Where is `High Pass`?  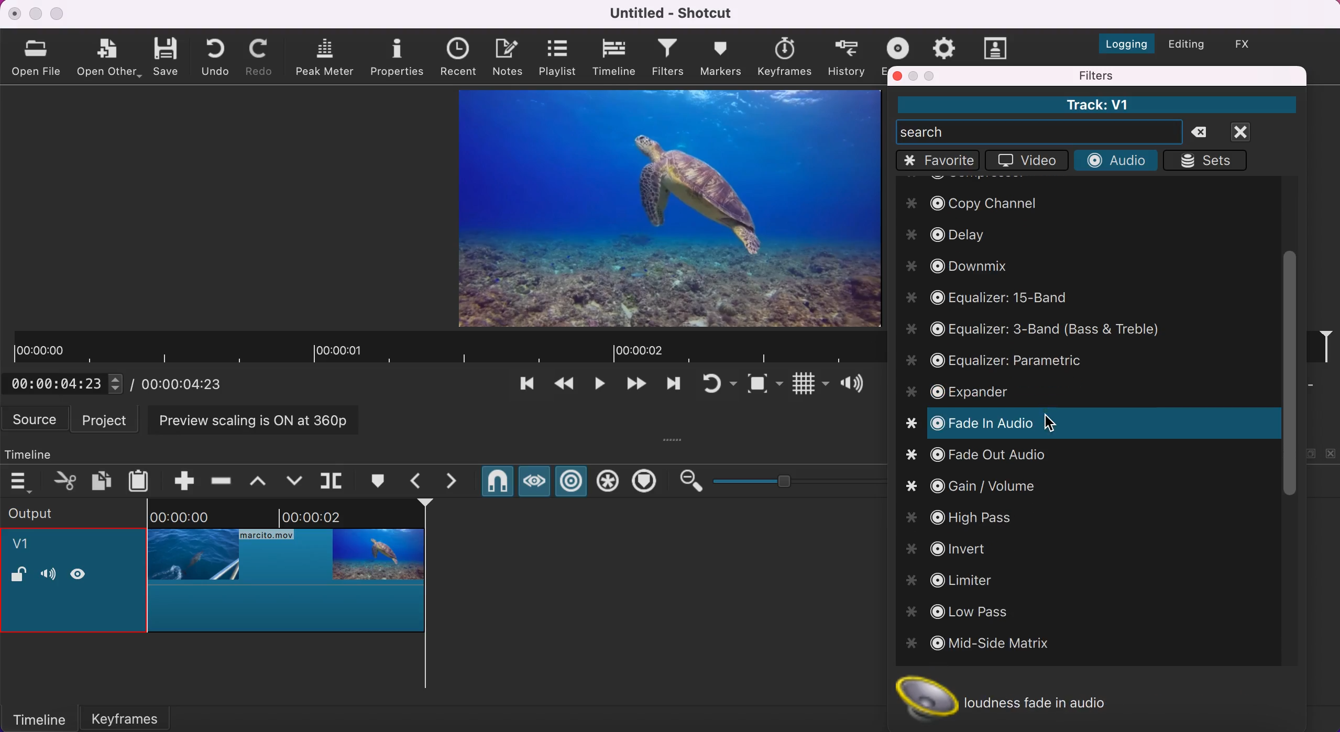
High Pass is located at coordinates (966, 516).